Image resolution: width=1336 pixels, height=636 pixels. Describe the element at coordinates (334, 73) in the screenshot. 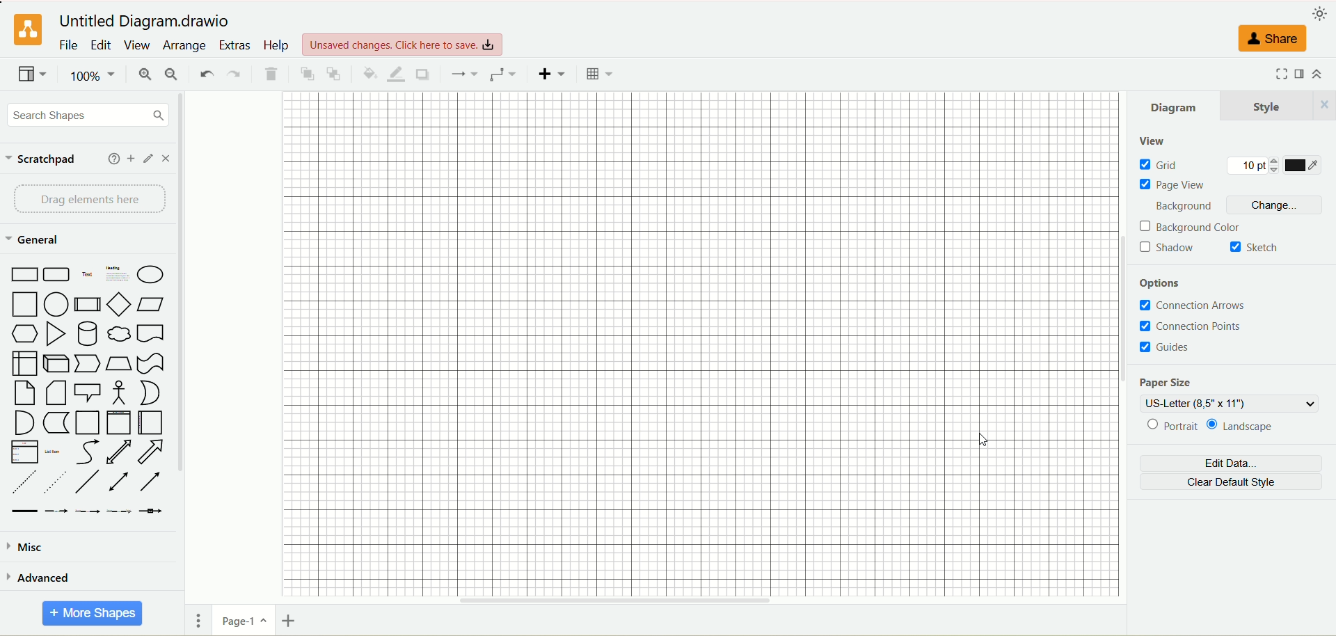

I see `to back` at that location.